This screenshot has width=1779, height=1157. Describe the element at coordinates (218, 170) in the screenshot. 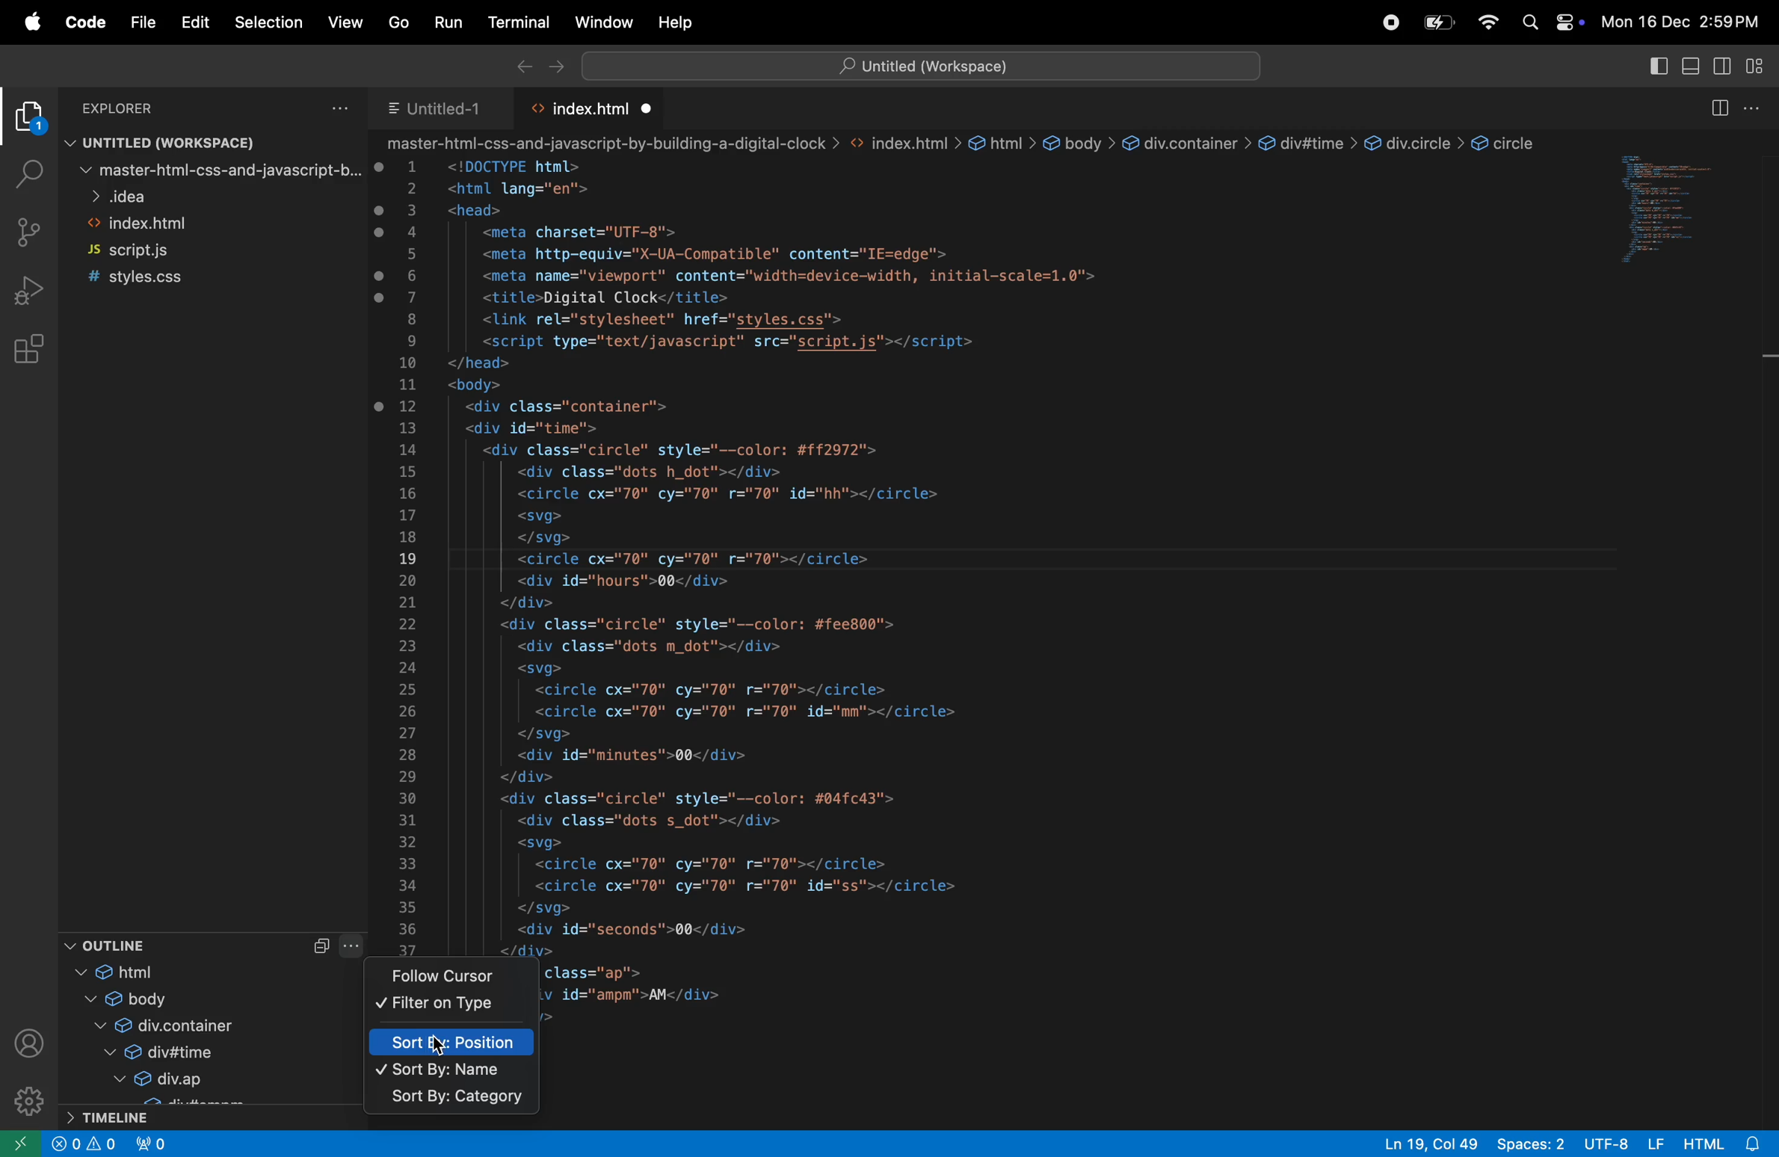

I see `master file` at that location.